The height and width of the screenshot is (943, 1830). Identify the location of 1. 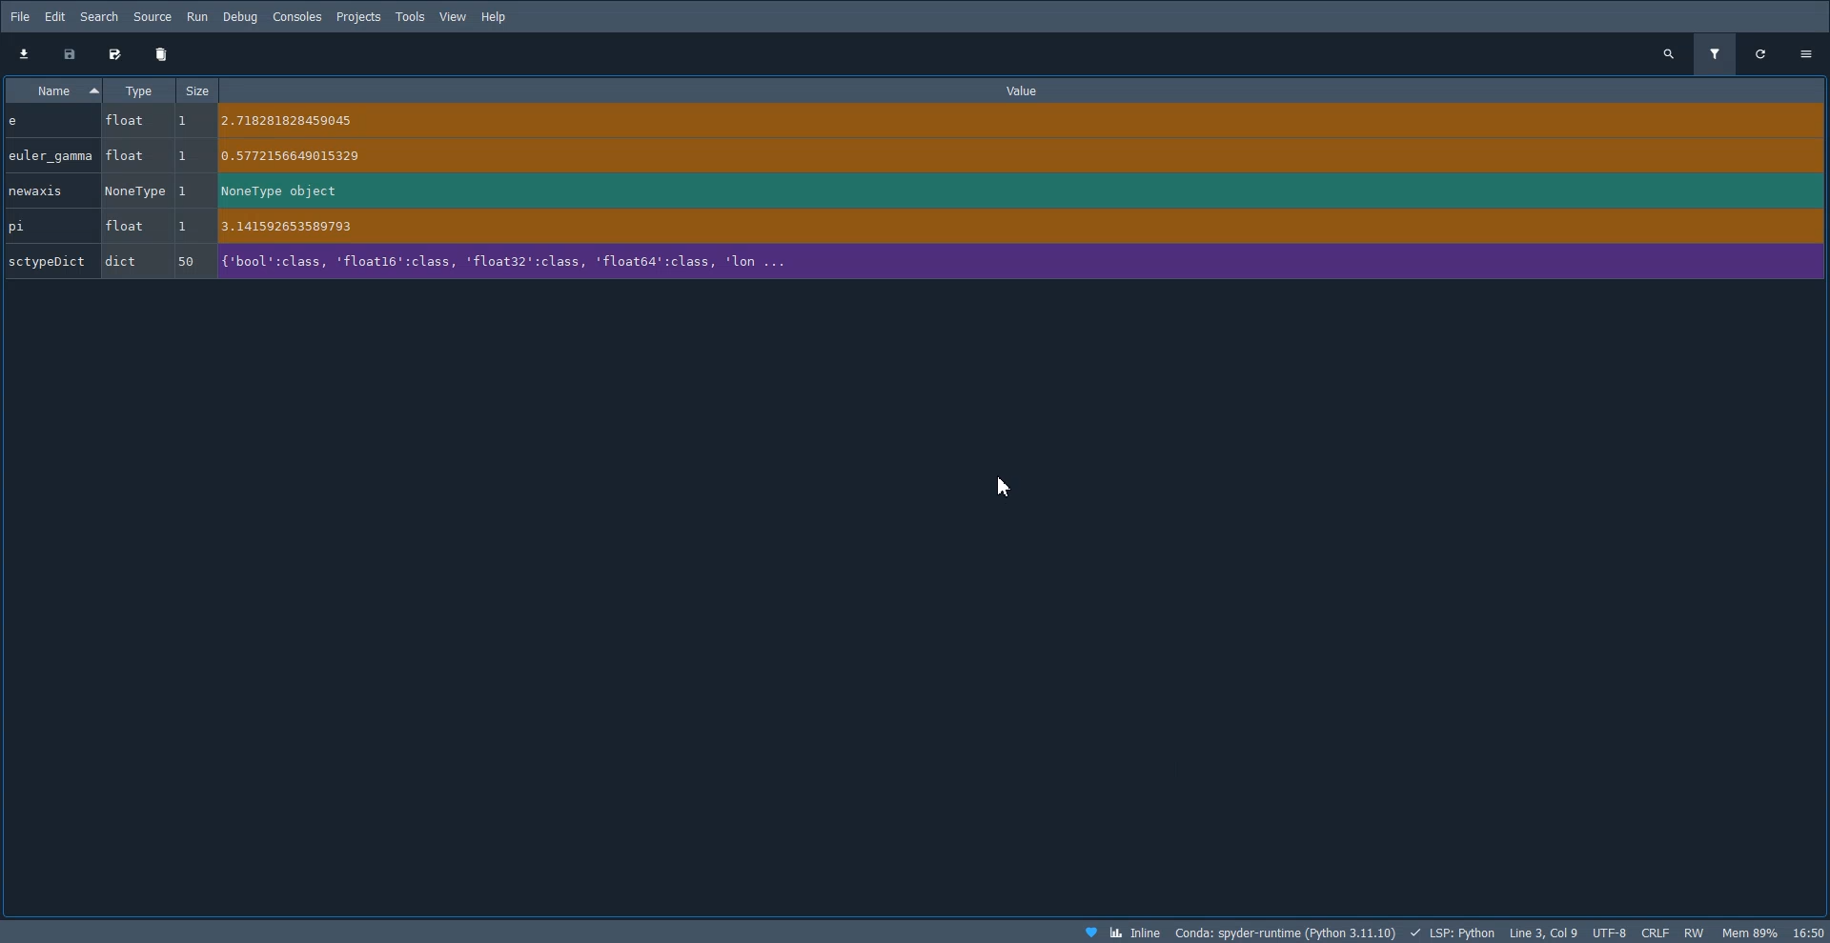
(181, 120).